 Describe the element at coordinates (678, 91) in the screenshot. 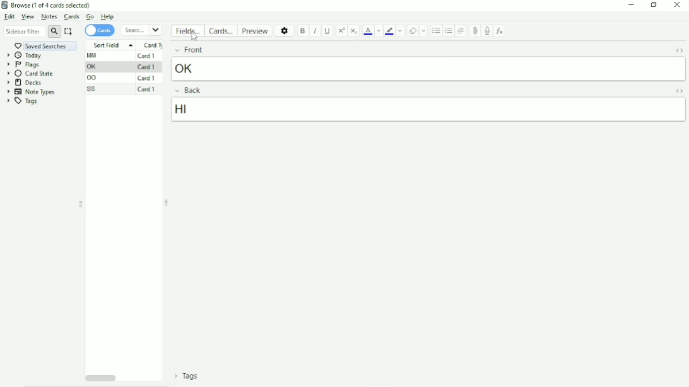

I see `Toggle HTML Editor` at that location.